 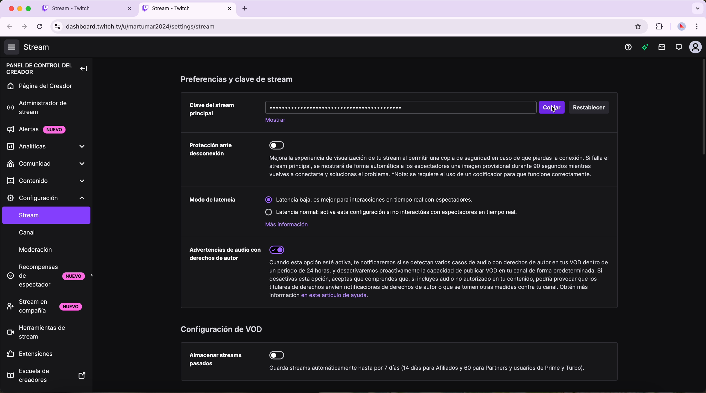 What do you see at coordinates (237, 79) in the screenshot?
I see `stream key and preferences` at bounding box center [237, 79].